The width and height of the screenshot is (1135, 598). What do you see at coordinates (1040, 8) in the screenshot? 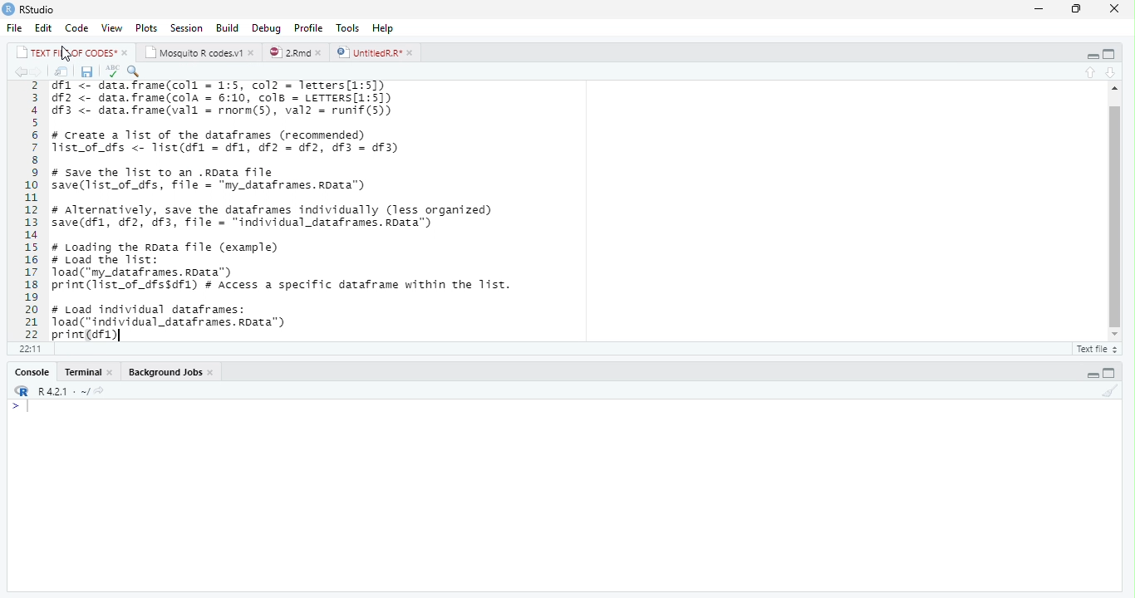
I see `Minimize` at bounding box center [1040, 8].